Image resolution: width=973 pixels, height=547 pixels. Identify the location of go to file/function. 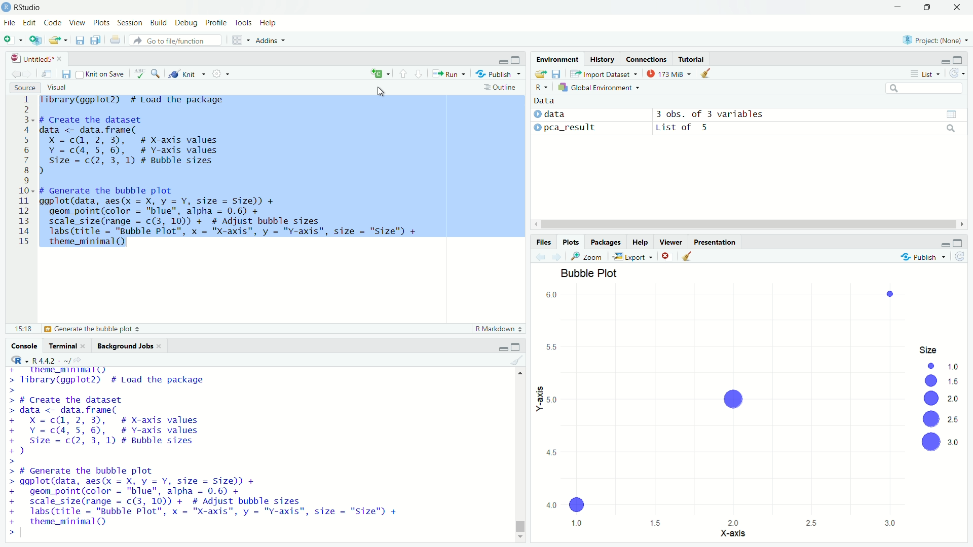
(176, 40).